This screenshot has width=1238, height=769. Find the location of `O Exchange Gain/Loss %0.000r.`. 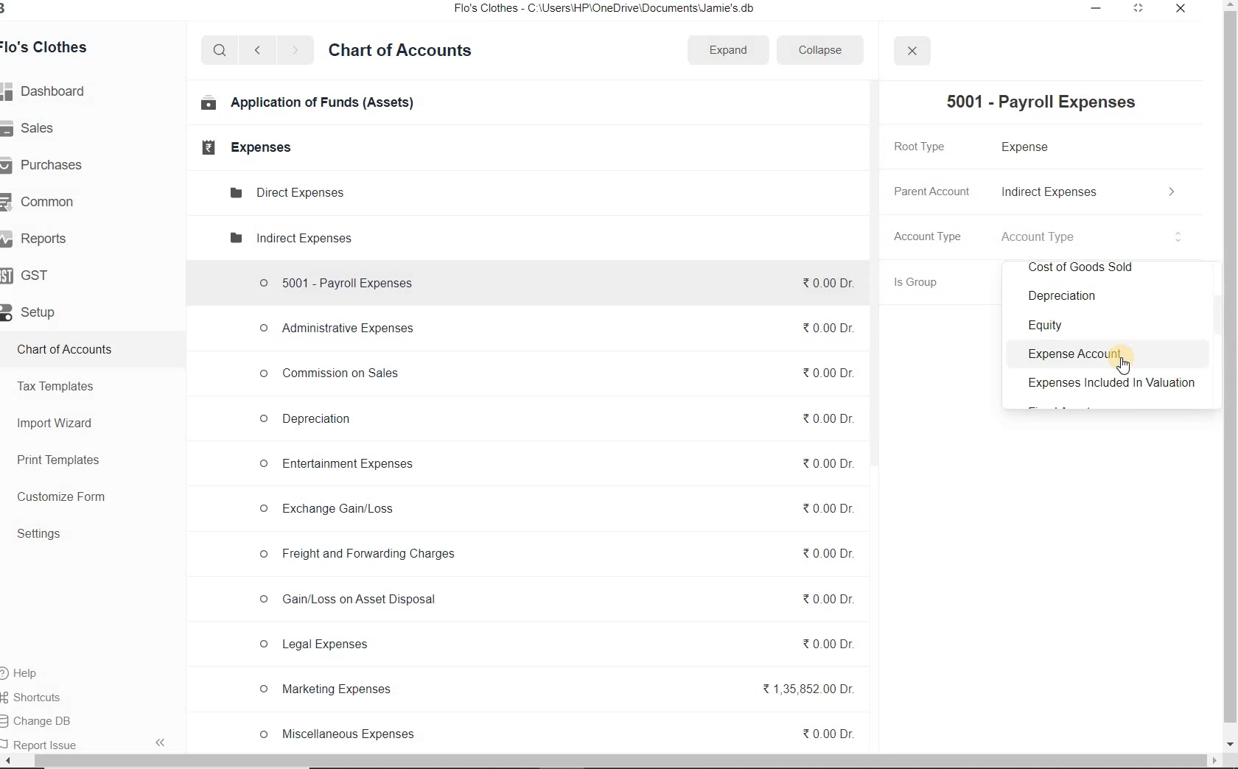

O Exchange Gain/Loss %0.000r. is located at coordinates (556, 508).